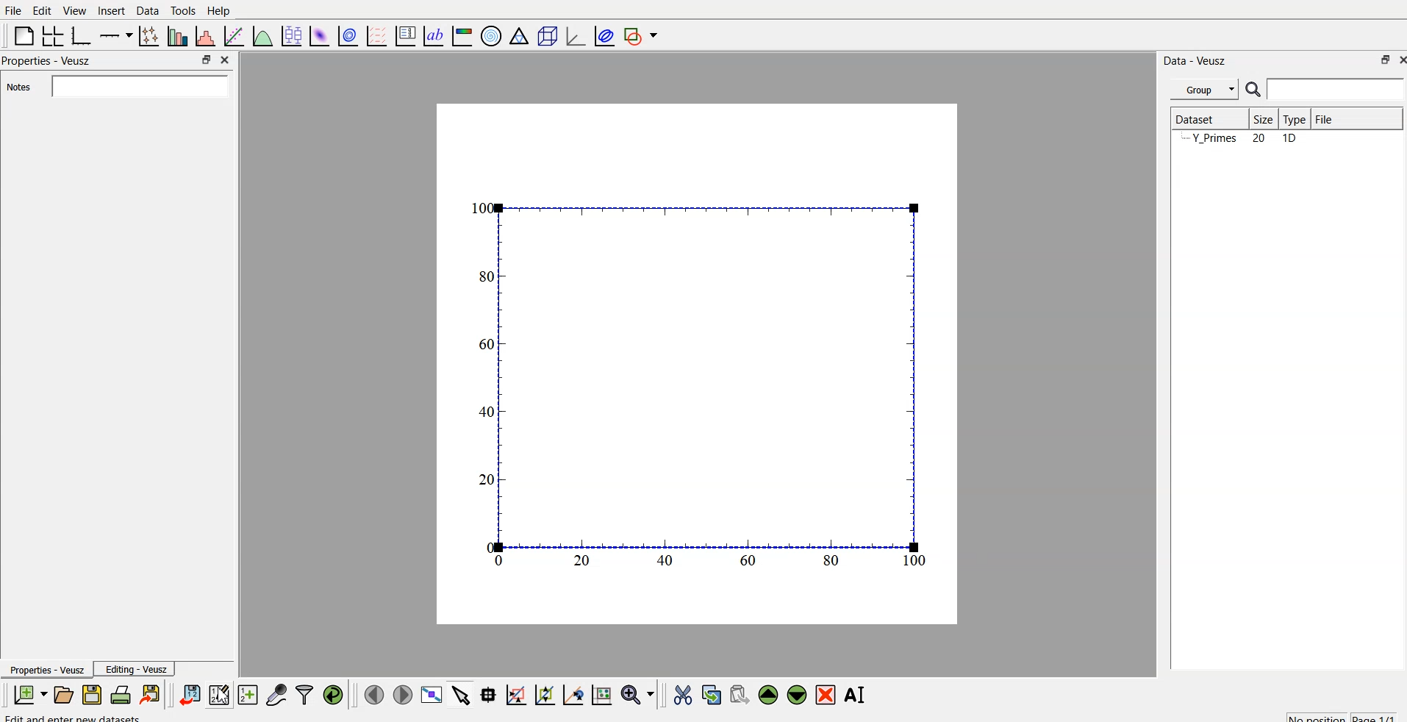 This screenshot has height=722, width=1407. Describe the element at coordinates (432, 694) in the screenshot. I see `view plot full screen` at that location.